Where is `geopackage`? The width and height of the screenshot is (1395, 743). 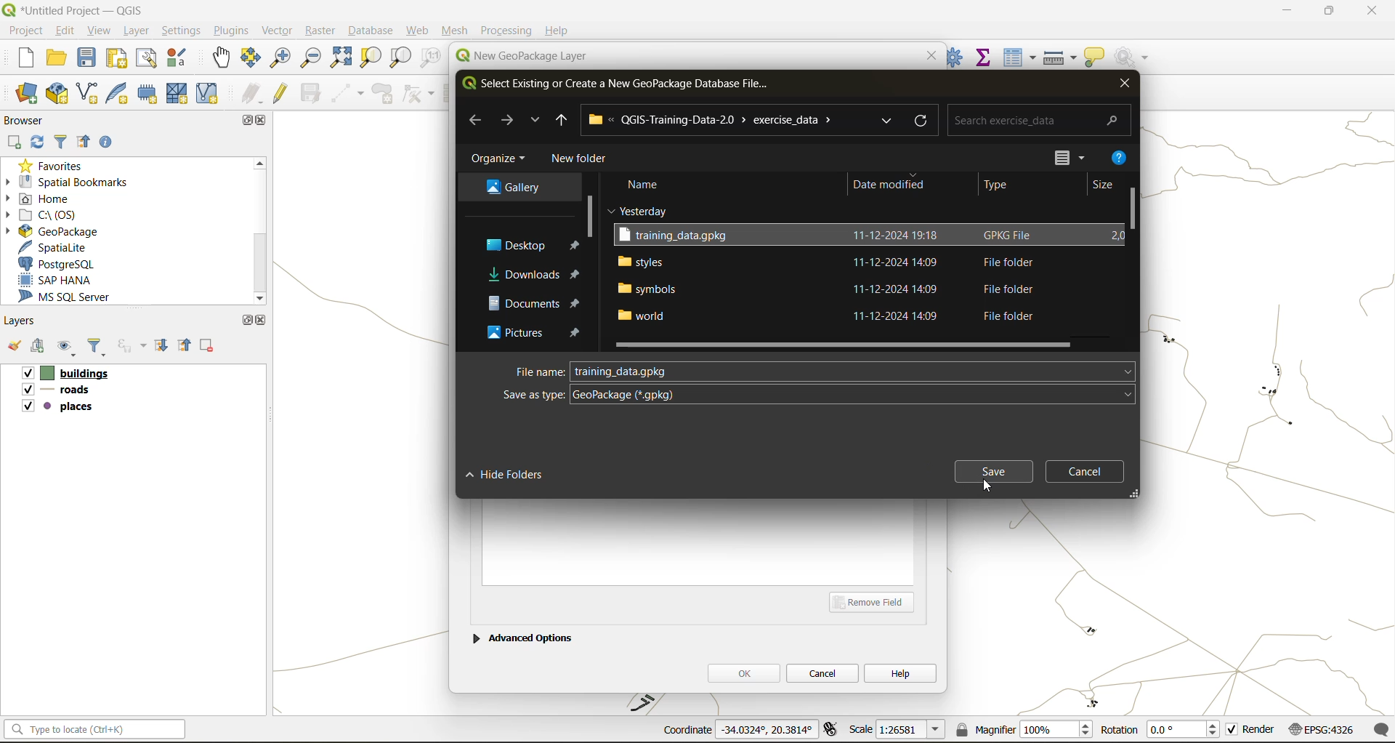
geopackage is located at coordinates (51, 230).